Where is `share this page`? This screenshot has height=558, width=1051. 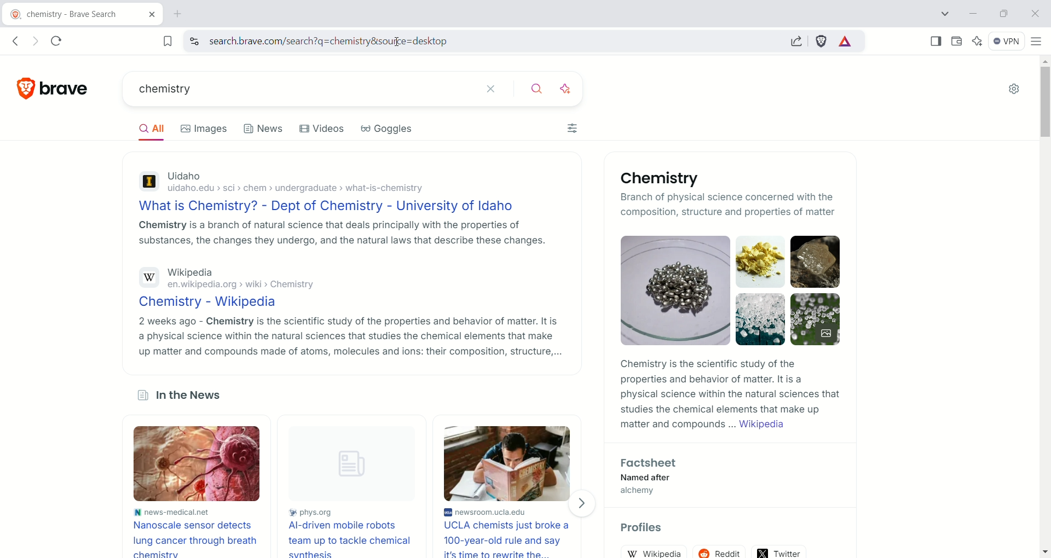
share this page is located at coordinates (795, 40).